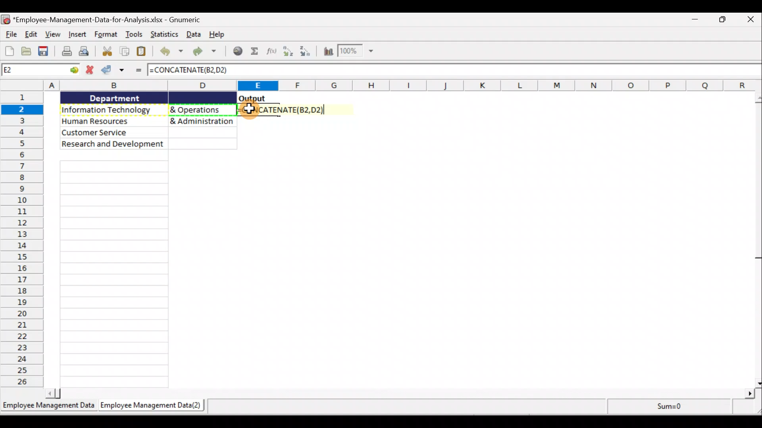  I want to click on Format, so click(106, 34).